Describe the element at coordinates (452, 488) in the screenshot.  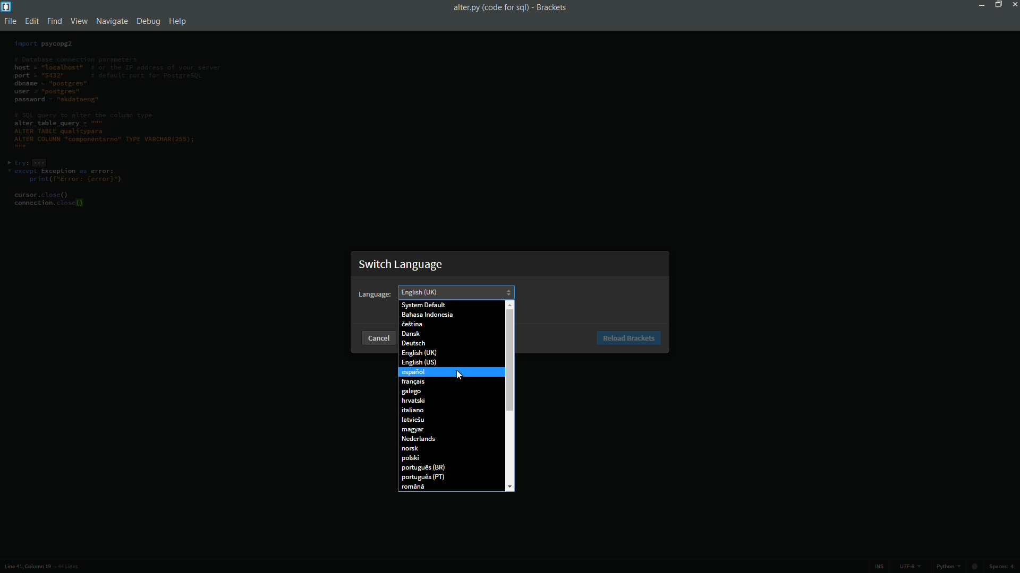
I see `romana` at that location.